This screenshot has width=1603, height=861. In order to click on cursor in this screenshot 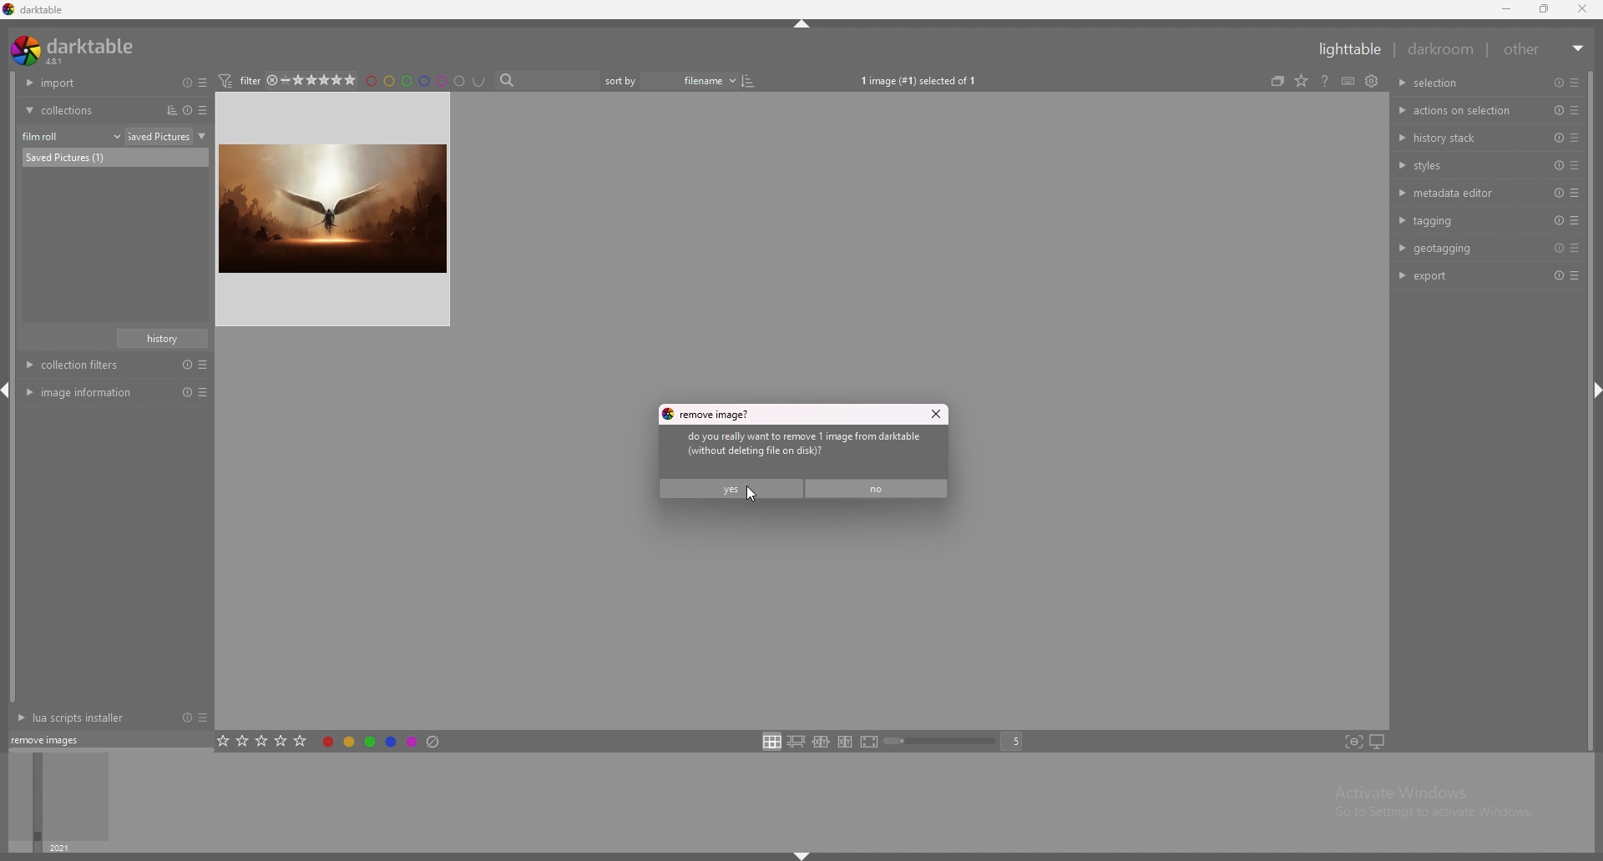, I will do `click(746, 495)`.